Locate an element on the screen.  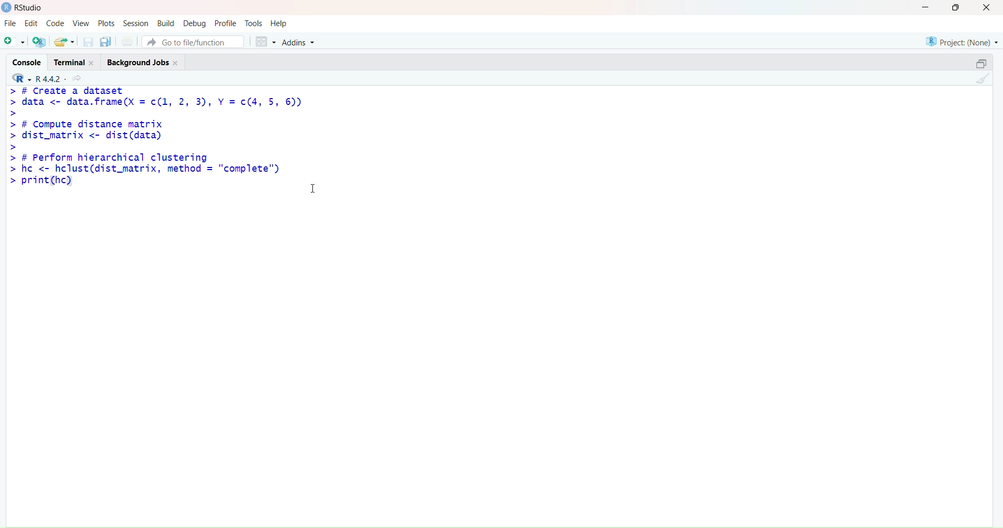
> # Create a dataset
> data <- data.frame(X = c(1, 2, 3), Y = c(4, 5, 6))
>
> # Compute distance matrix
> dist_matrix <- dist(data)
>
> # Perform hierarchical clustering
> hc <- hclust(dist_matrix, method = "complete")
>|
I is located at coordinates (166, 149).